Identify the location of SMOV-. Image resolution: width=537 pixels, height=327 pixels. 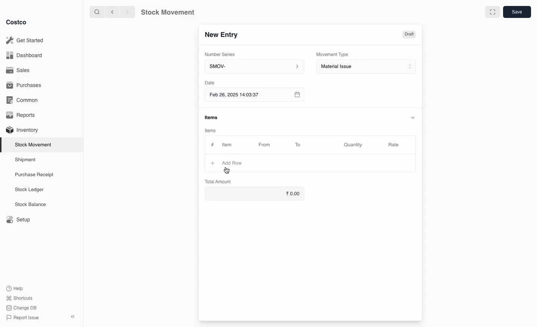
(254, 66).